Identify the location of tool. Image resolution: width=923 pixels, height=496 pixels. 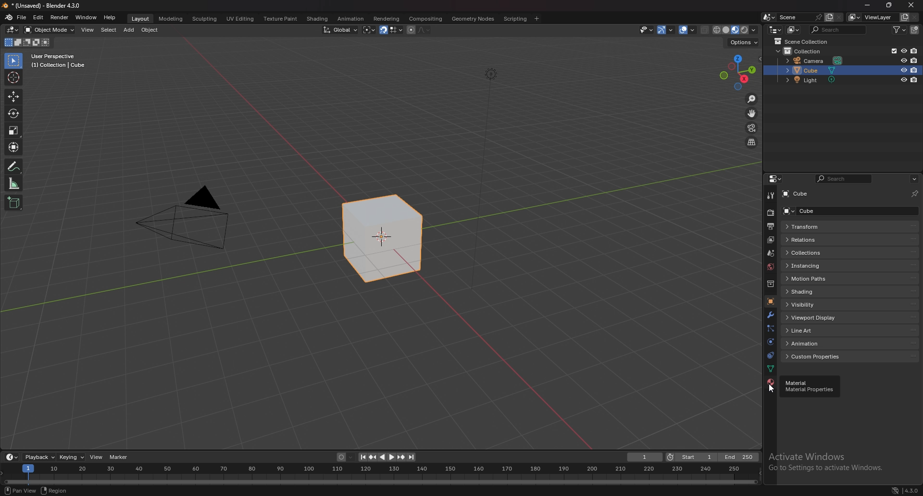
(771, 195).